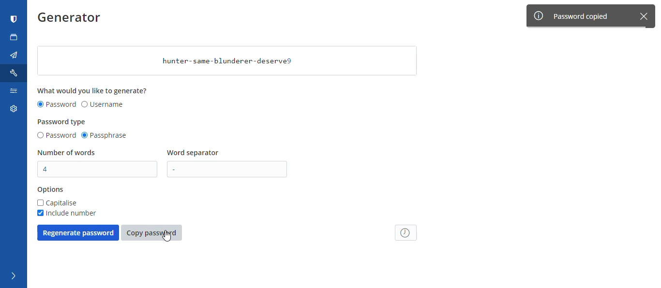 The width and height of the screenshot is (661, 288). I want to click on options, so click(51, 190).